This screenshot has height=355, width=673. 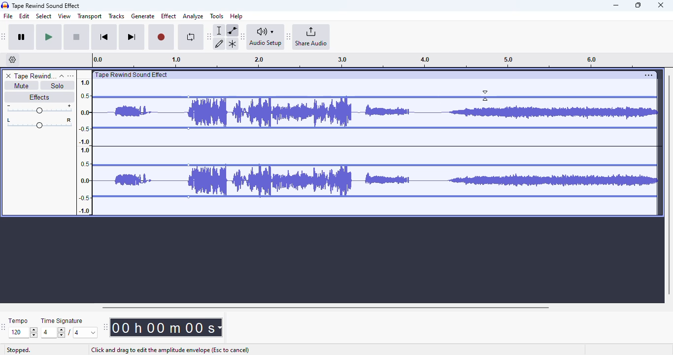 I want to click on edit, so click(x=25, y=16).